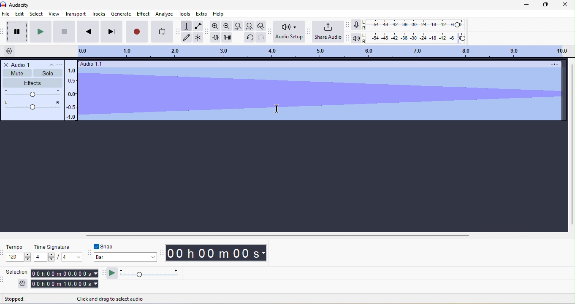 Image resolution: width=575 pixels, height=304 pixels. What do you see at coordinates (277, 109) in the screenshot?
I see `cursor` at bounding box center [277, 109].